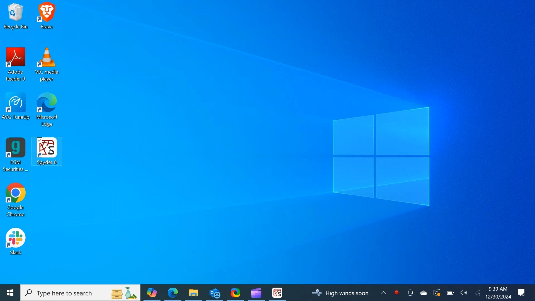  I want to click on Restart Update, so click(436, 292).